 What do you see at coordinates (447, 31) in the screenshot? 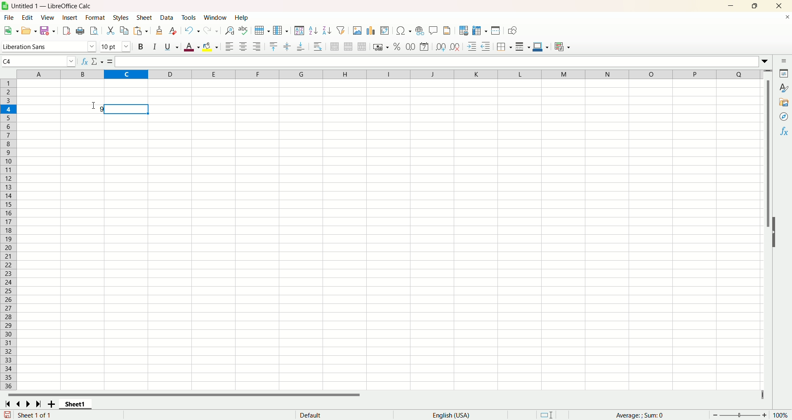
I see `header and footer` at bounding box center [447, 31].